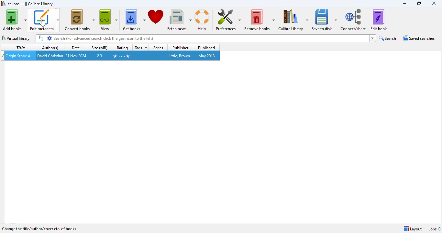  I want to click on virtual library, so click(16, 38).